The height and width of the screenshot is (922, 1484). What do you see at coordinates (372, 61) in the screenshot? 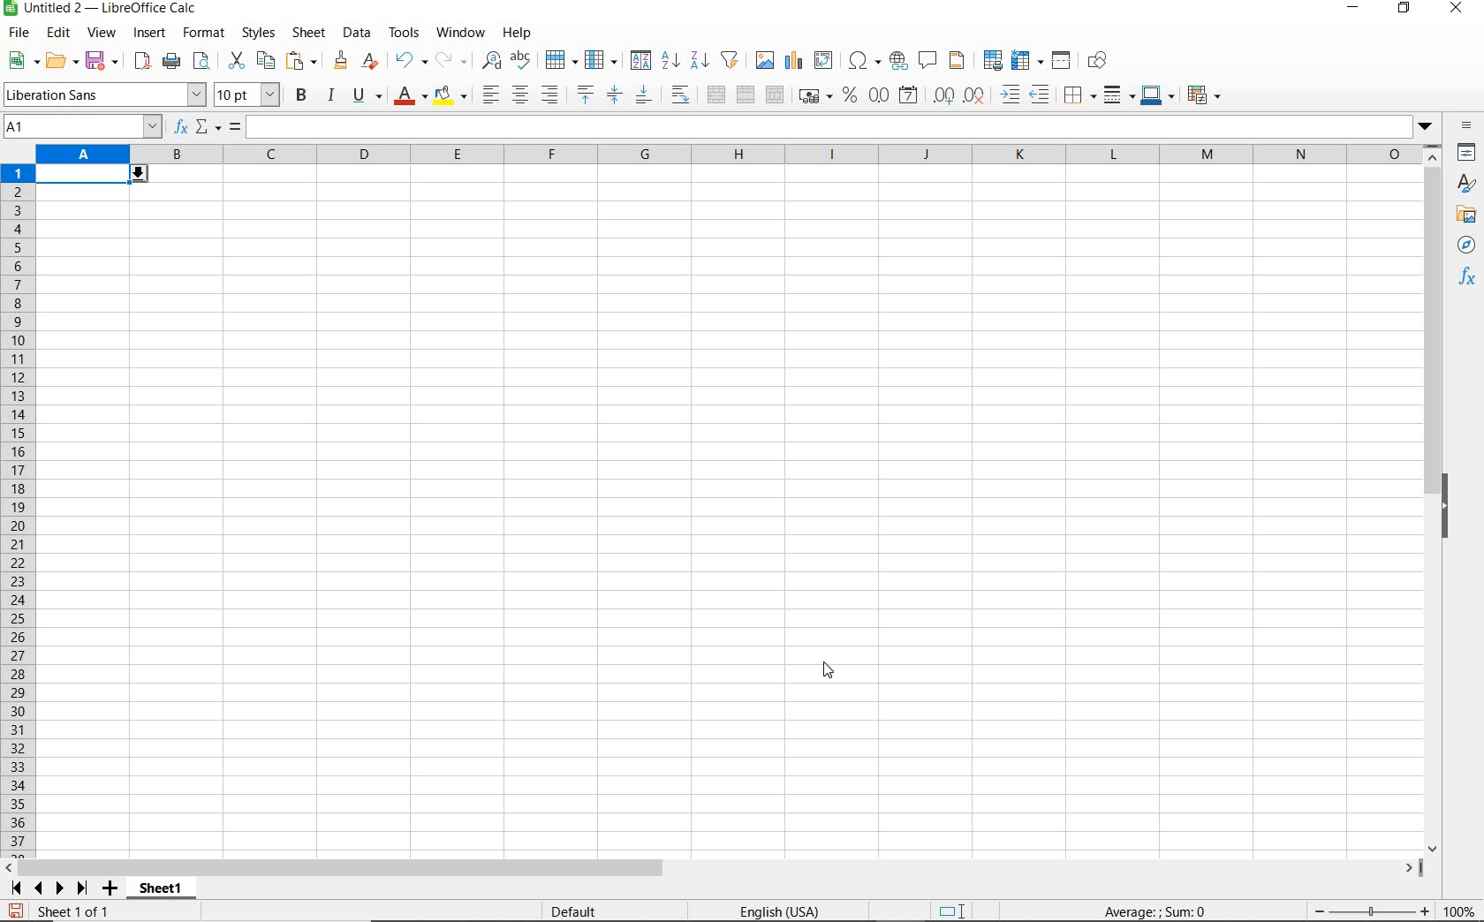
I see `clear direct formatting` at bounding box center [372, 61].